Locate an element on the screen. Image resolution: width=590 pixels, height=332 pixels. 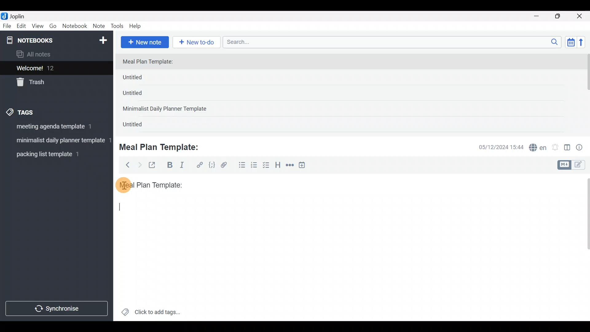
Toggle editor layout is located at coordinates (568, 148).